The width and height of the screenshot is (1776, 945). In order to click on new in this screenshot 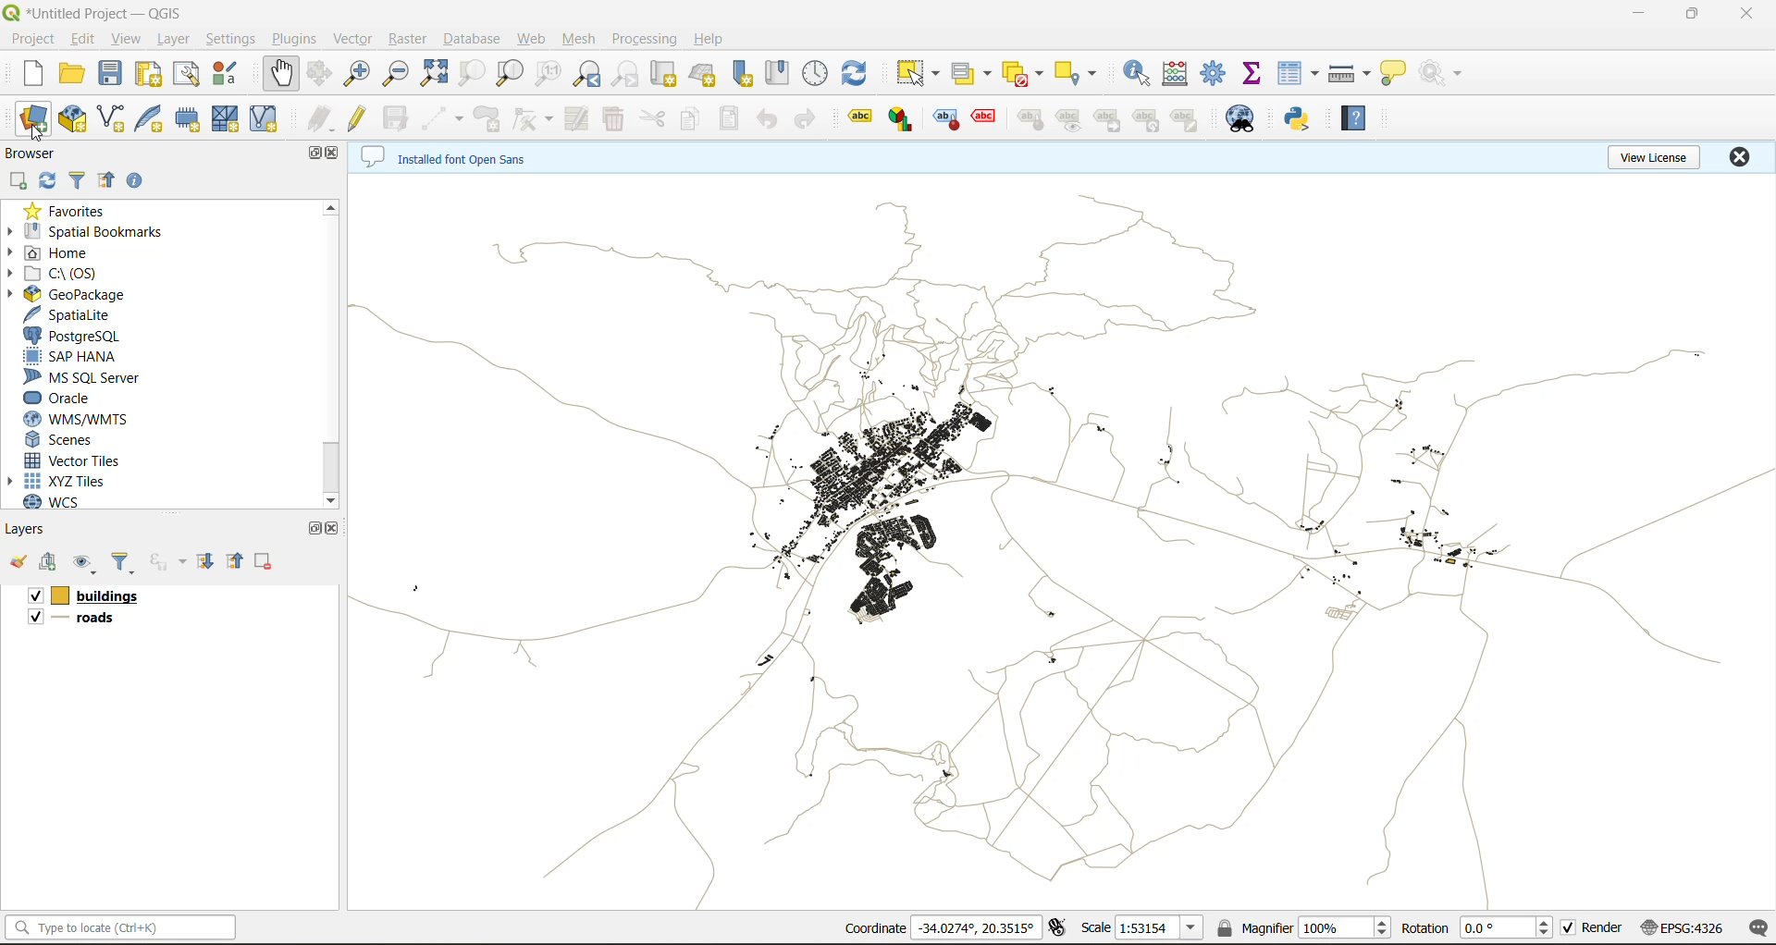, I will do `click(31, 73)`.